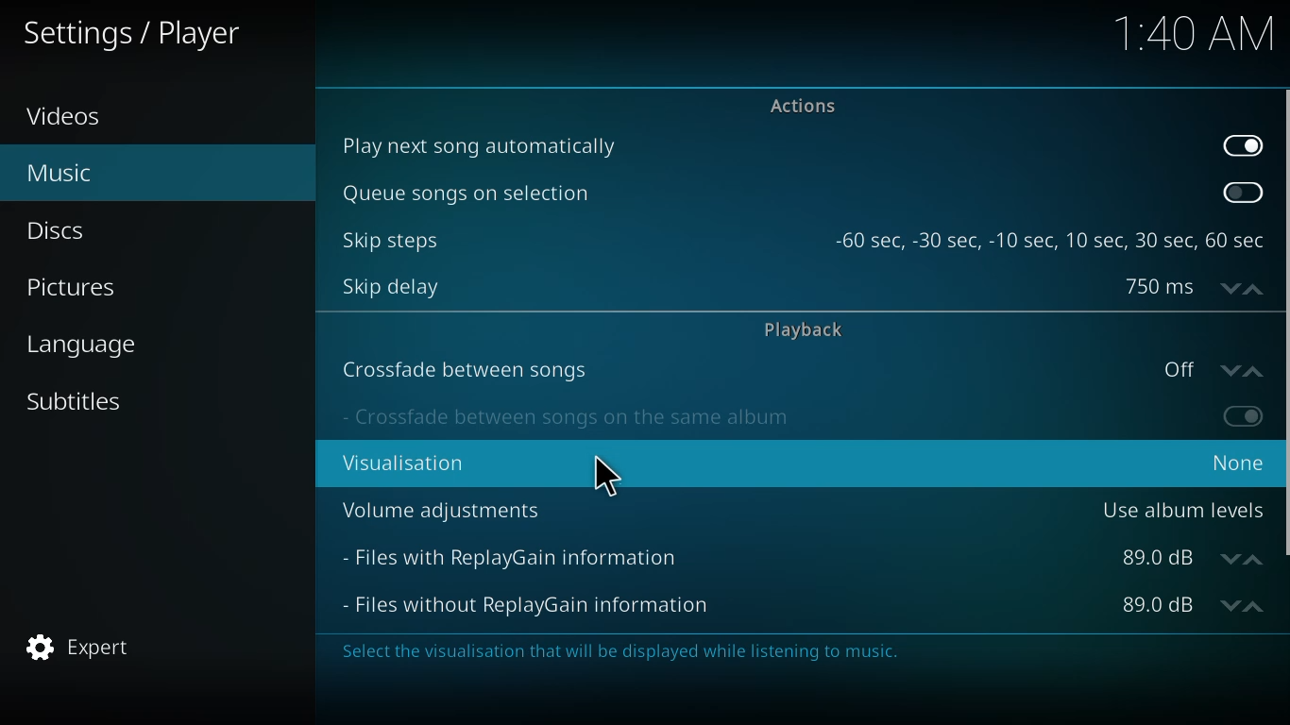 Image resolution: width=1290 pixels, height=725 pixels. I want to click on skip steps, so click(388, 240).